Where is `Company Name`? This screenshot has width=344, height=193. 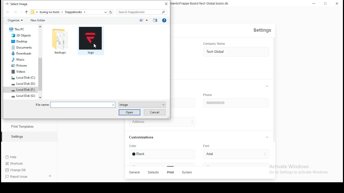
Company Name is located at coordinates (223, 44).